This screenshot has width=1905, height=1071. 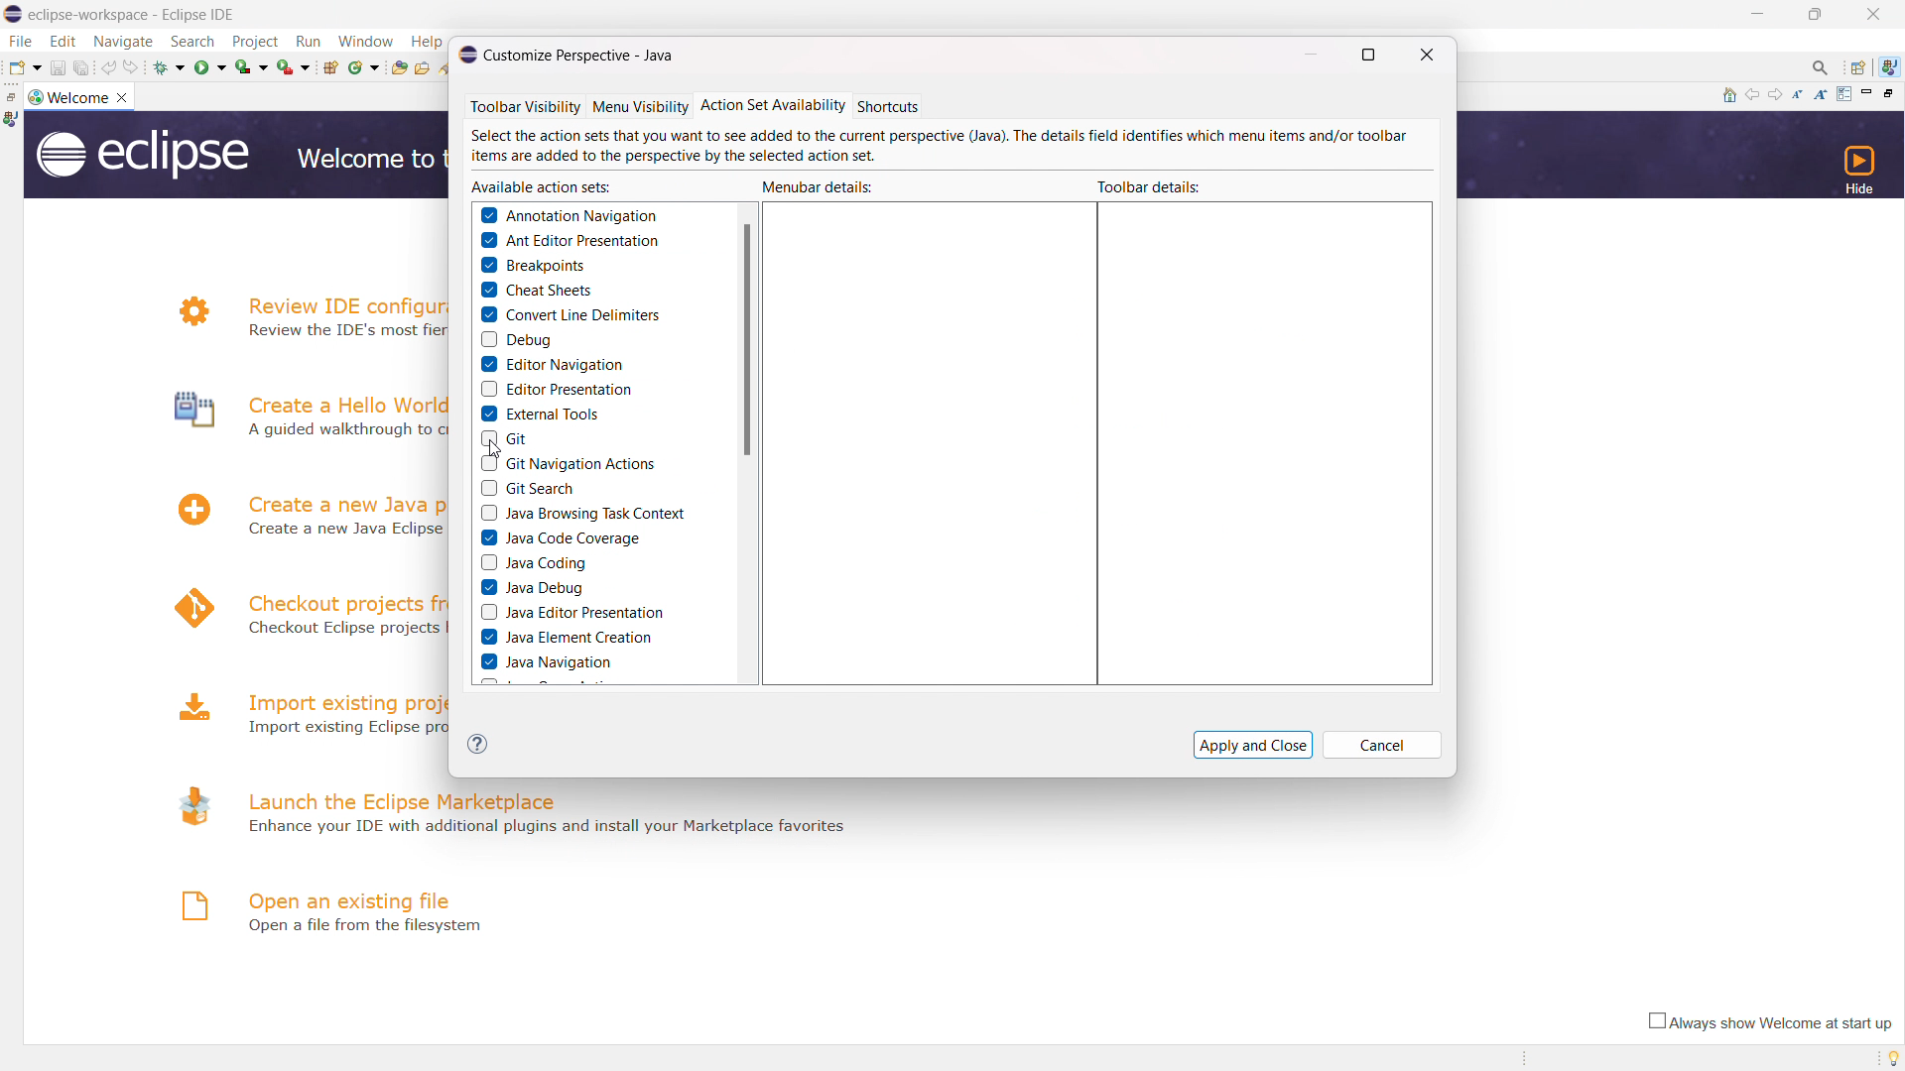 What do you see at coordinates (581, 512) in the screenshot?
I see `java browsing task context` at bounding box center [581, 512].